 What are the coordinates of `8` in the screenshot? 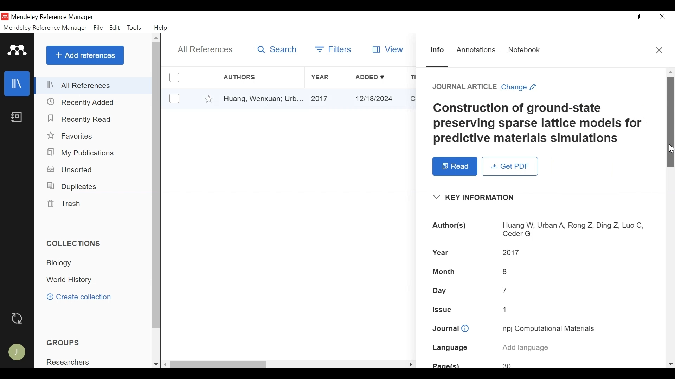 It's located at (506, 271).